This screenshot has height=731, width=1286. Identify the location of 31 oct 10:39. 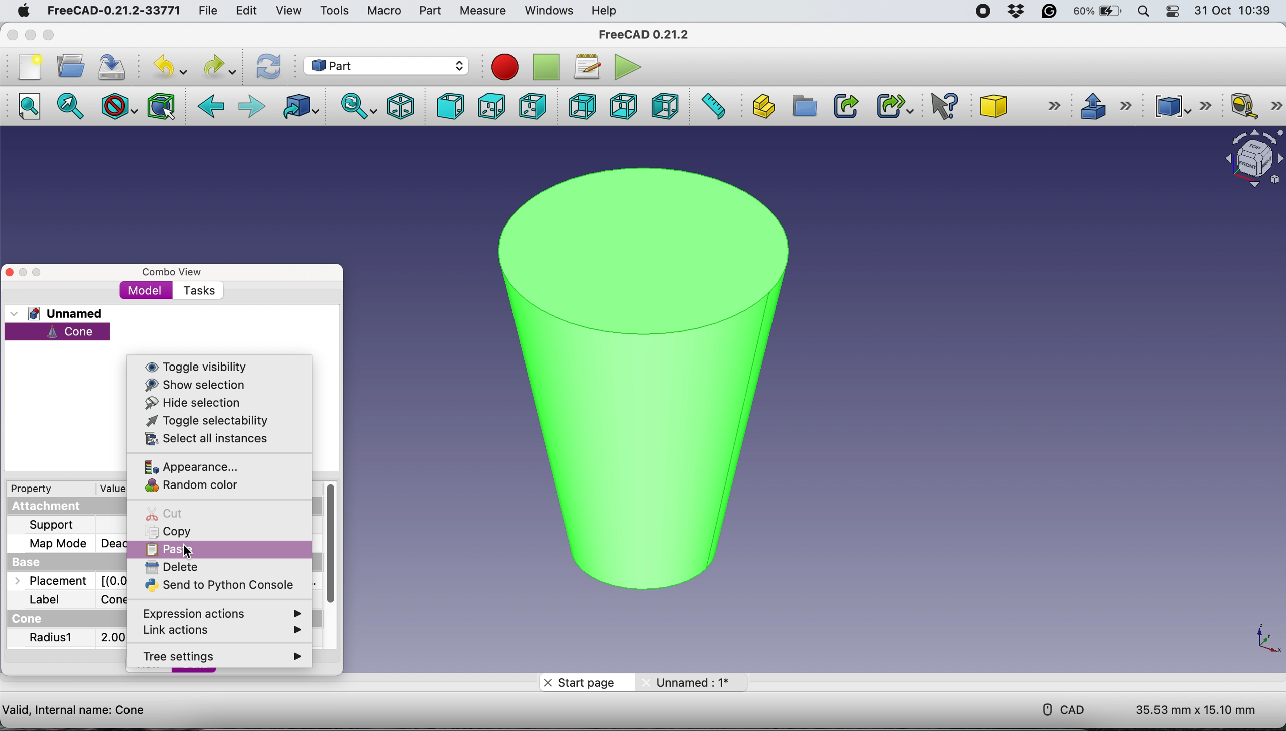
(1237, 11).